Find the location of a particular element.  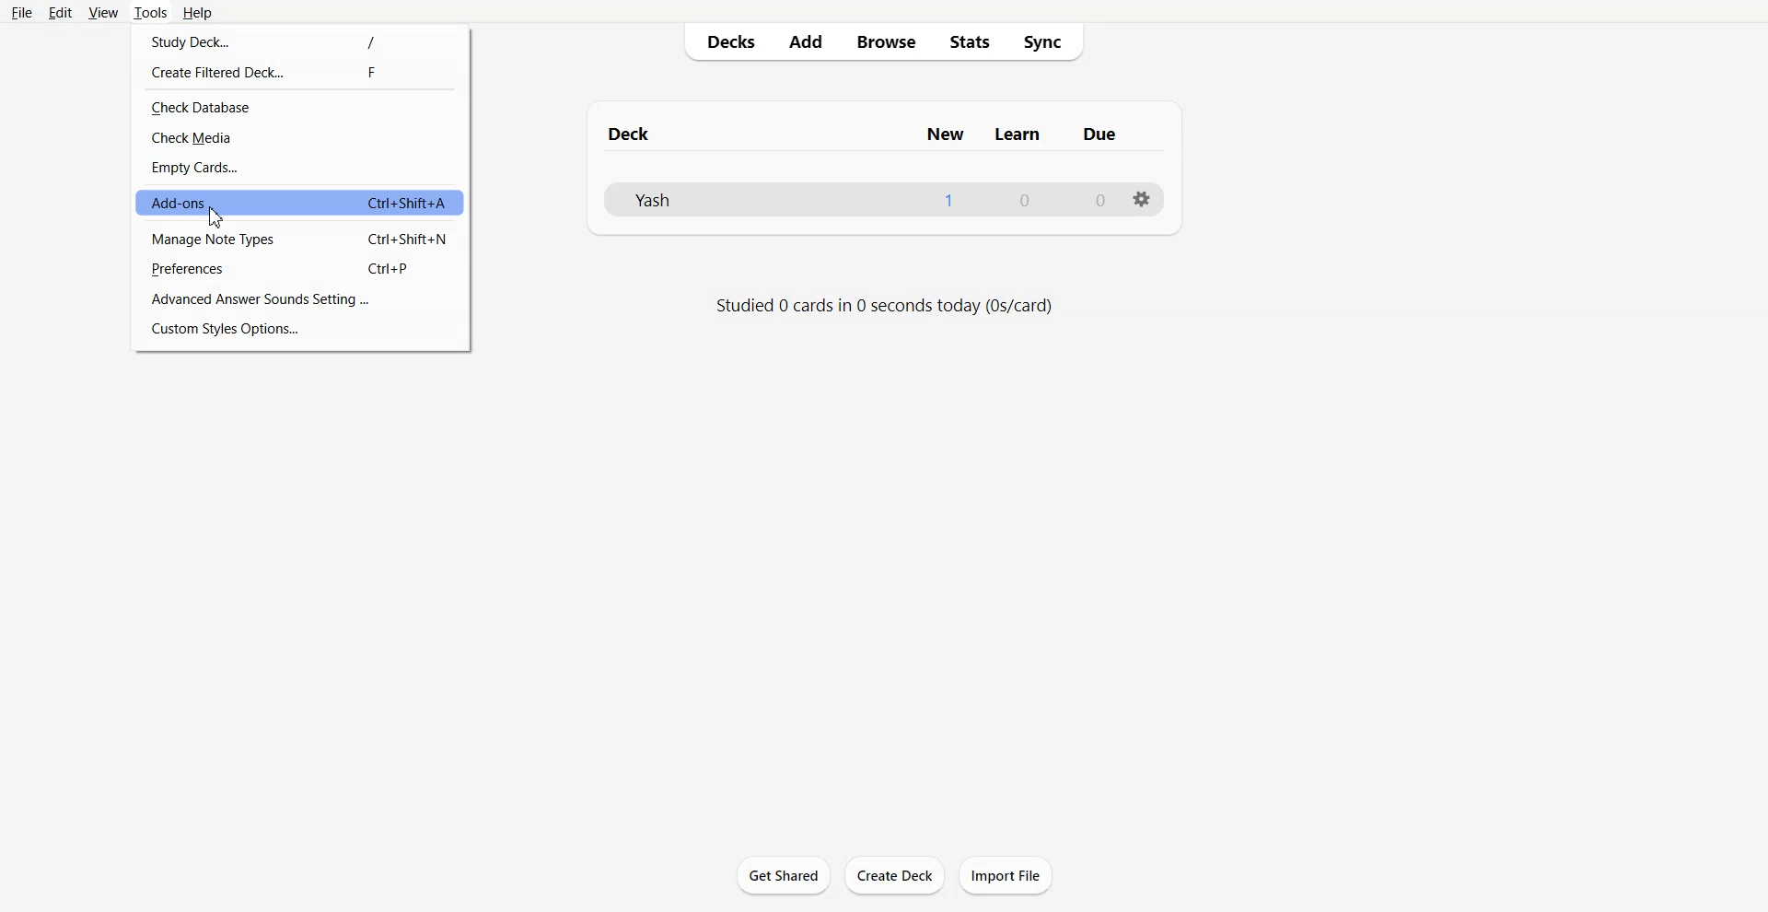

Decks is located at coordinates (725, 42).